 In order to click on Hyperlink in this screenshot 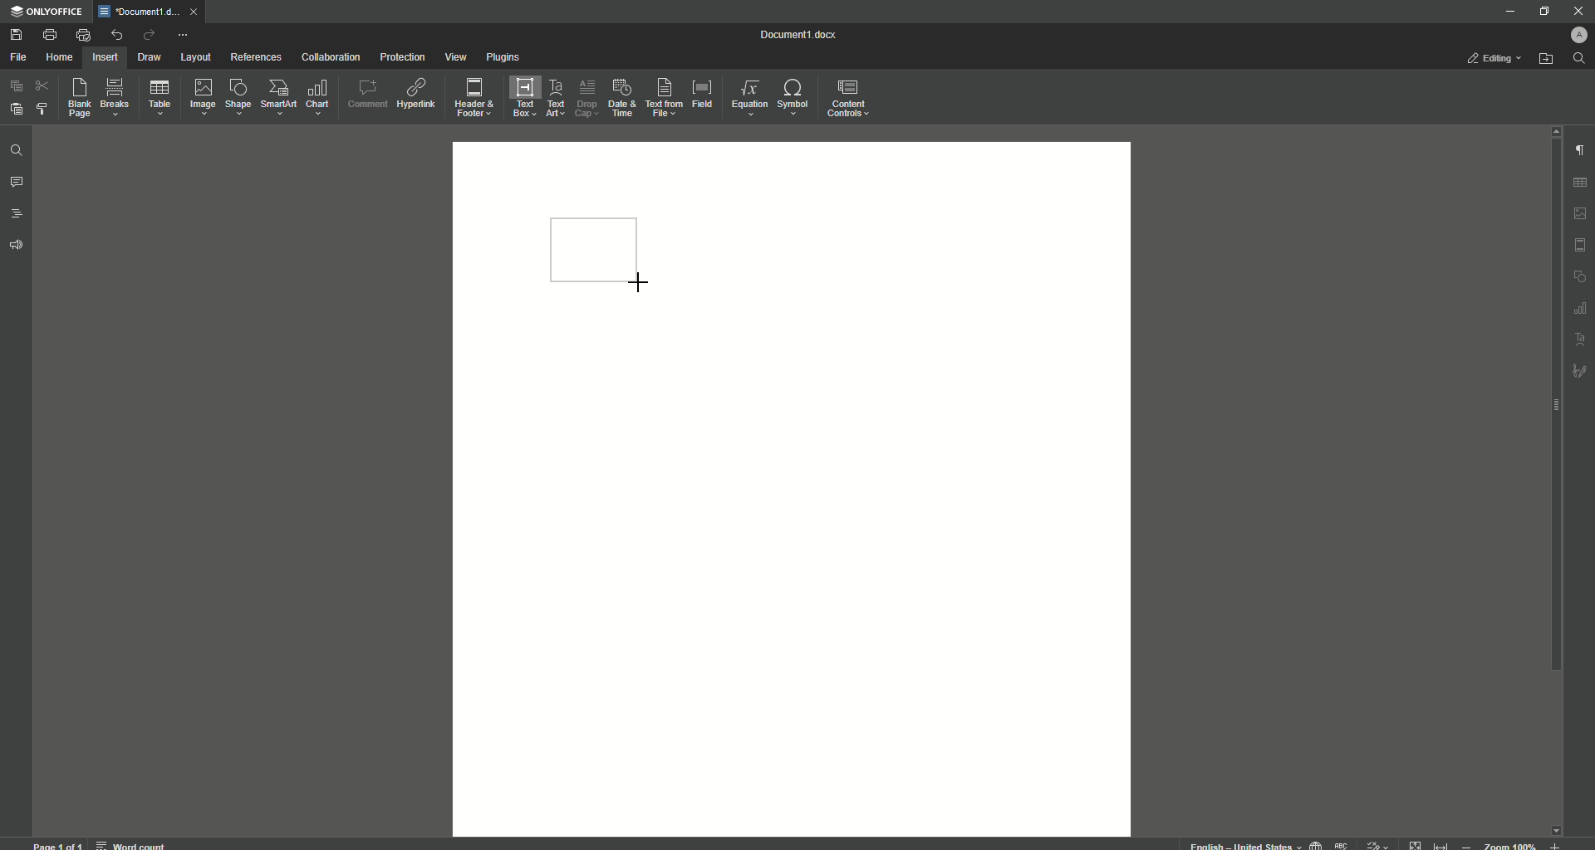, I will do `click(418, 94)`.